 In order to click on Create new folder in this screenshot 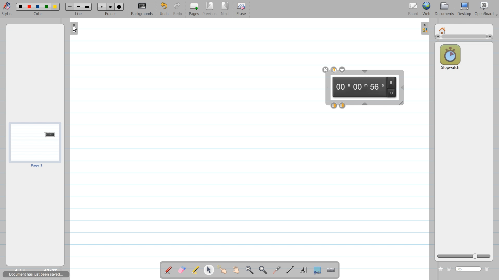, I will do `click(450, 269)`.